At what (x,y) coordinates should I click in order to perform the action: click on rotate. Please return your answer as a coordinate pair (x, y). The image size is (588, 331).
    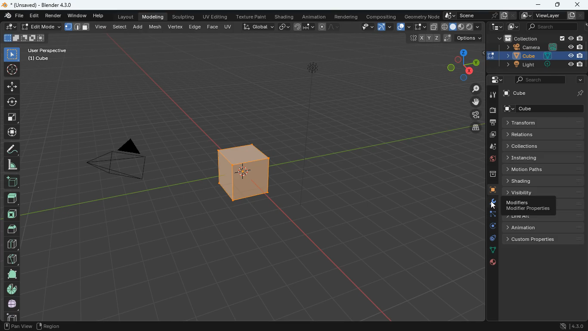
    Looking at the image, I should click on (11, 102).